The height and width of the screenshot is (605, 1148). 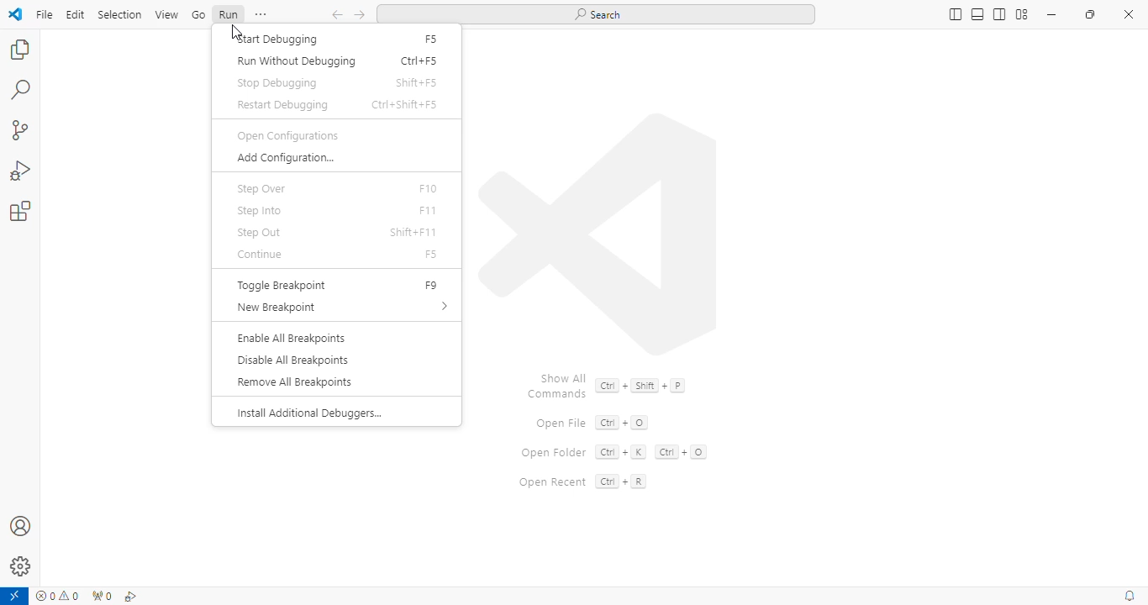 I want to click on new breakpoint, so click(x=343, y=308).